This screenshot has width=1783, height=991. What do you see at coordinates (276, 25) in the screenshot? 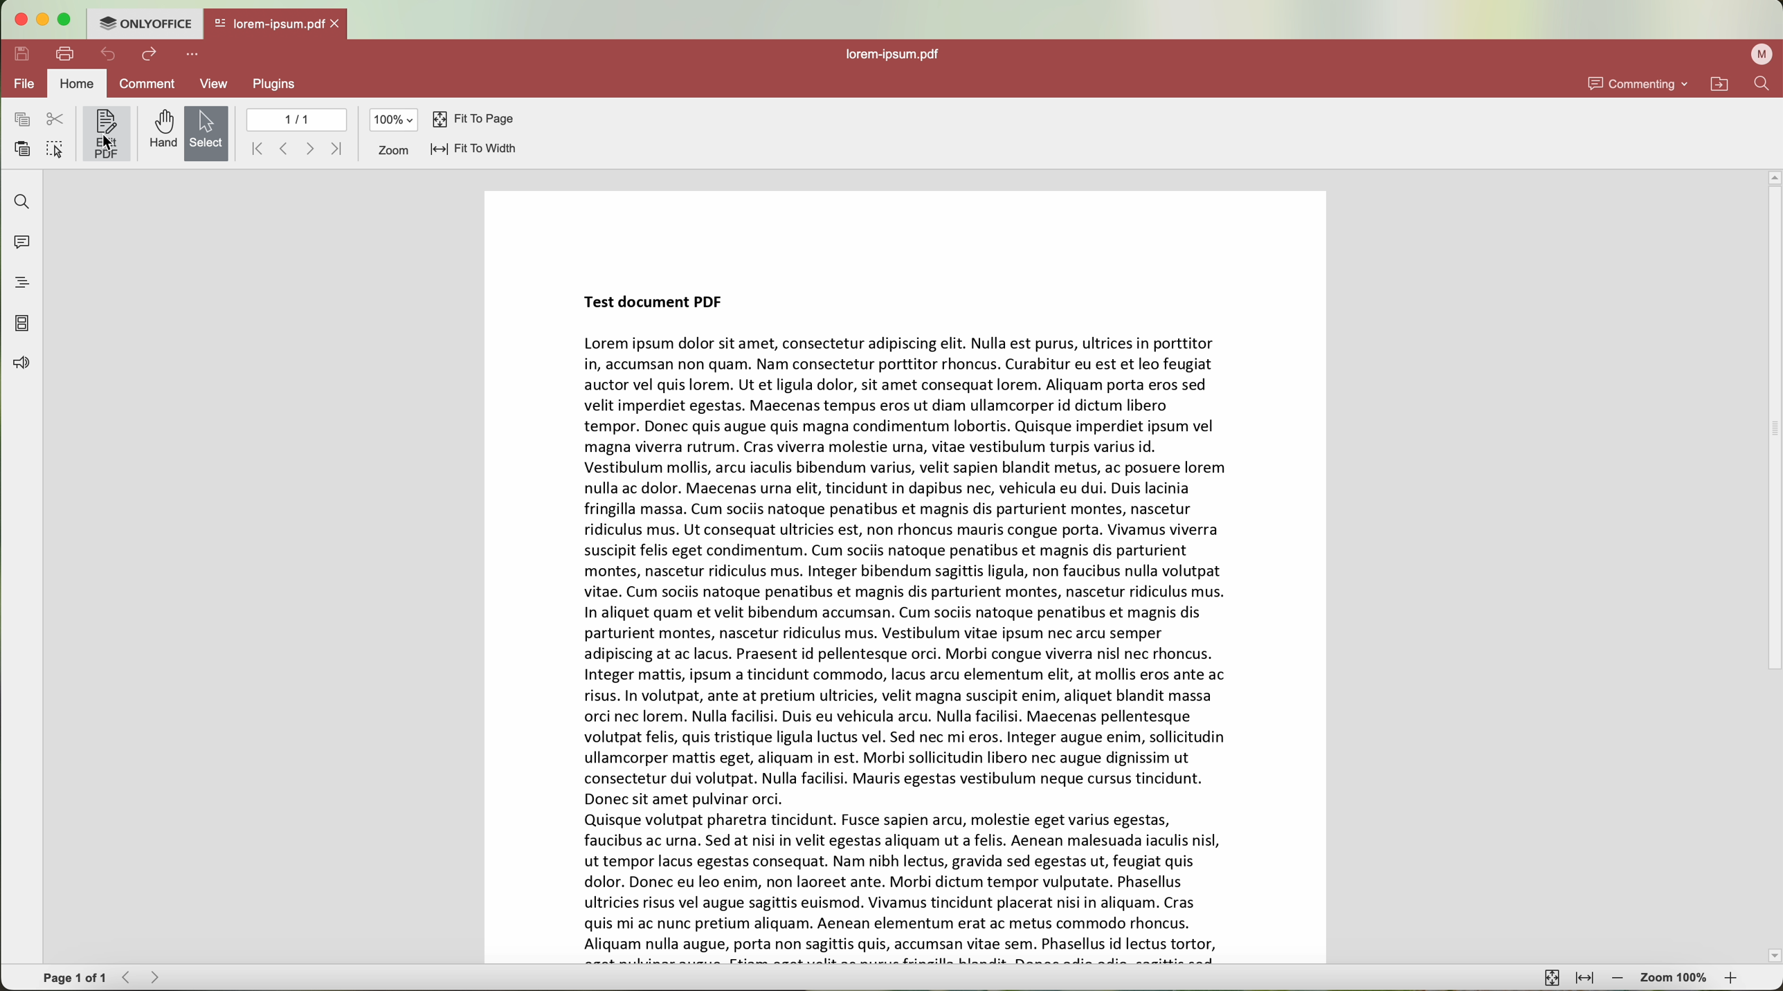
I see `open file` at bounding box center [276, 25].